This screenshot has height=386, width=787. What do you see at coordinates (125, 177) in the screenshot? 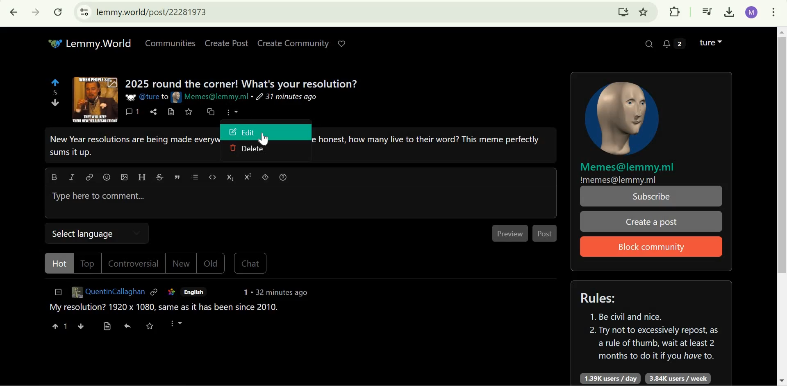
I see `upload image` at bounding box center [125, 177].